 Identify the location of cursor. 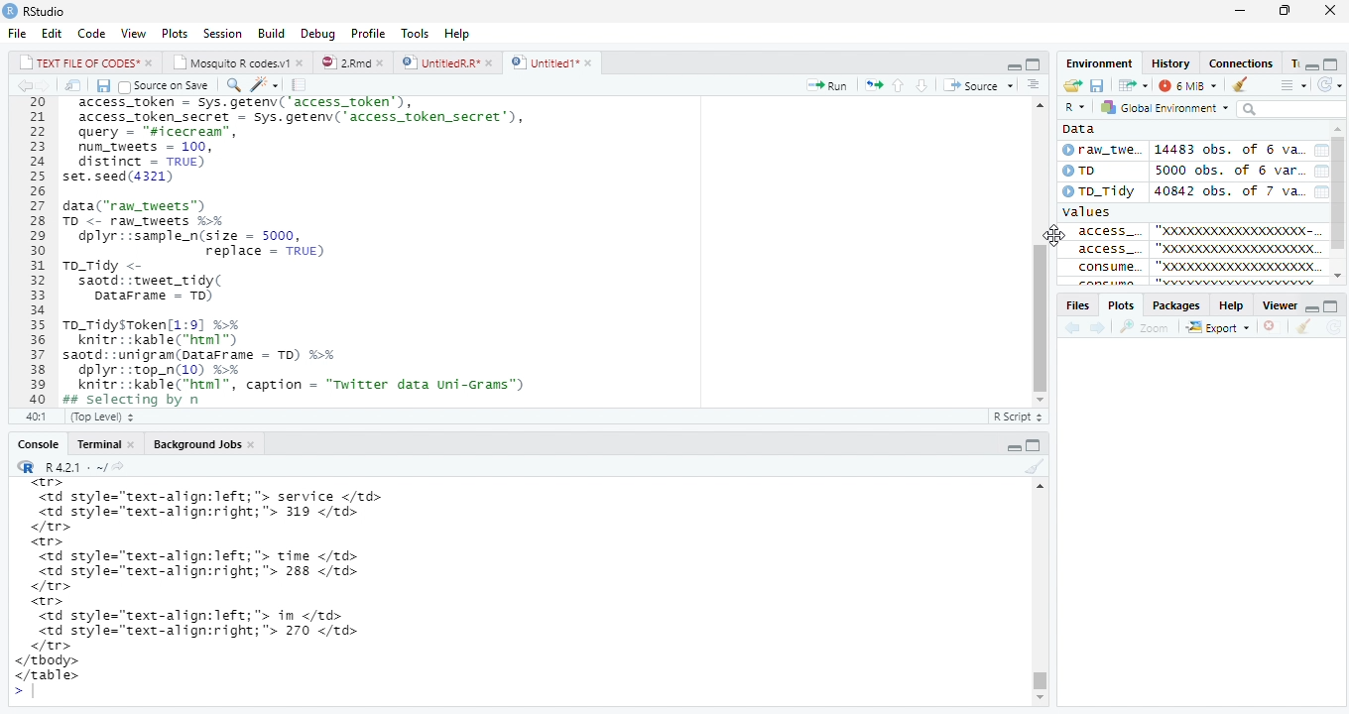
(1056, 248).